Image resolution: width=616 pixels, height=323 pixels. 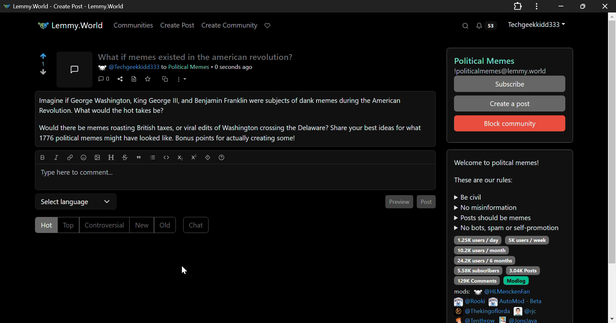 What do you see at coordinates (129, 67) in the screenshot?
I see `@Techgeekkidd333` at bounding box center [129, 67].